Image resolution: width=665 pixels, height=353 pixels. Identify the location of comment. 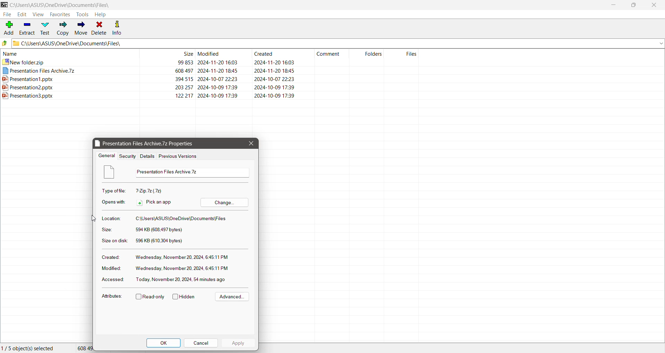
(331, 54).